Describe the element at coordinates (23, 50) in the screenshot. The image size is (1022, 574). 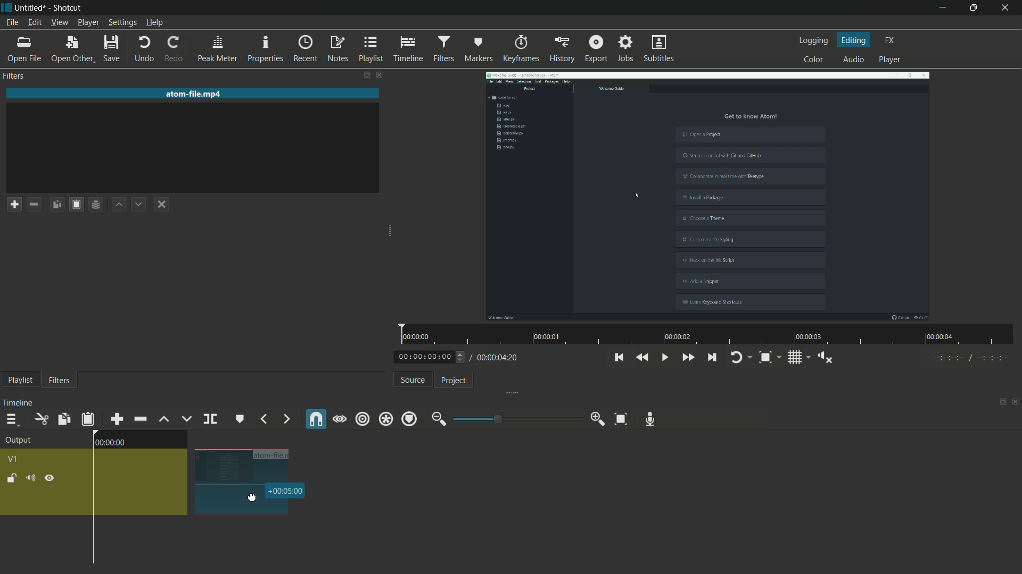
I see `open file` at that location.